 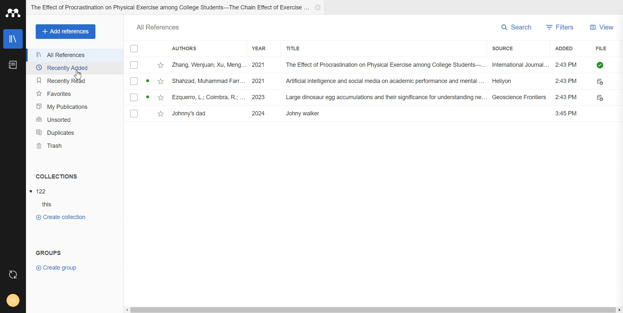 I want to click on Year, so click(x=263, y=49).